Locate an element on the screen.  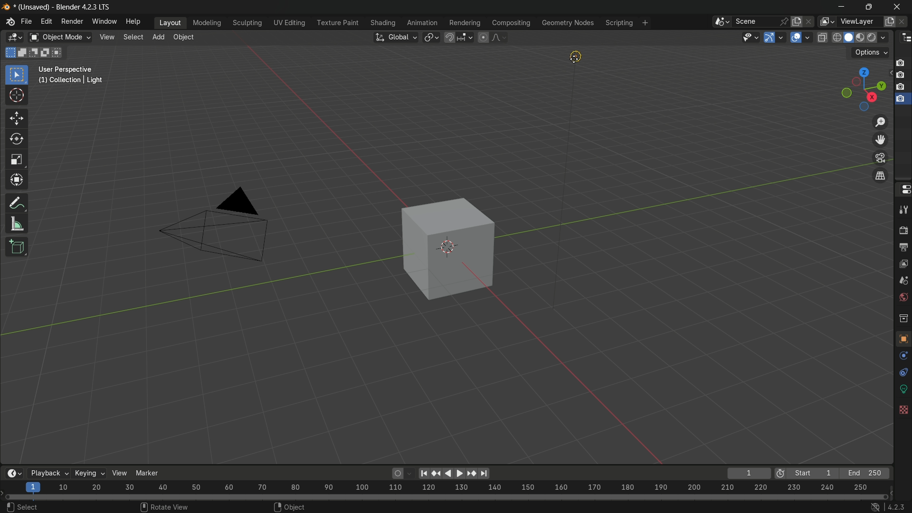
cursor is located at coordinates (18, 97).